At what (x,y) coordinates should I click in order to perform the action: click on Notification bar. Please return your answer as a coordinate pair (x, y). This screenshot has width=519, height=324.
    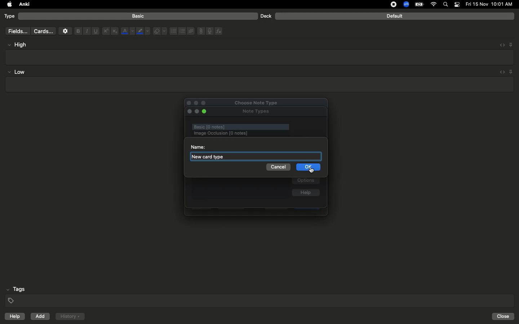
    Looking at the image, I should click on (457, 5).